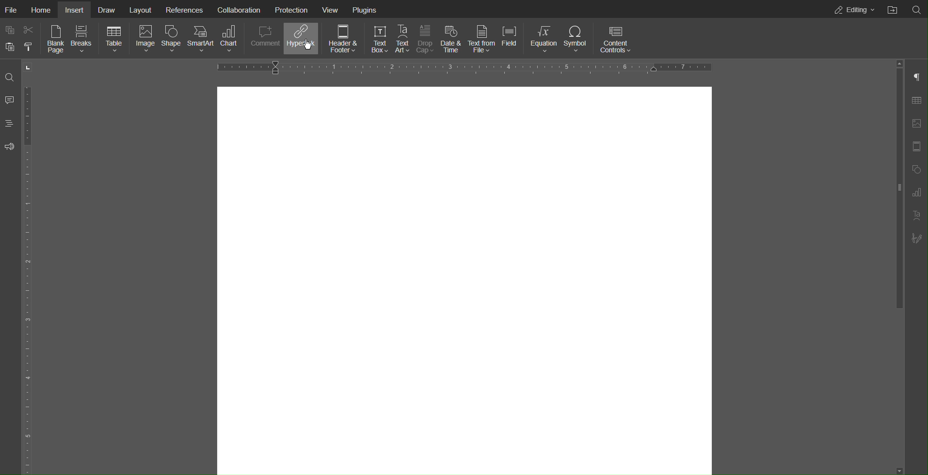 The height and width of the screenshot is (475, 928). What do you see at coordinates (301, 39) in the screenshot?
I see `Hyperlink` at bounding box center [301, 39].